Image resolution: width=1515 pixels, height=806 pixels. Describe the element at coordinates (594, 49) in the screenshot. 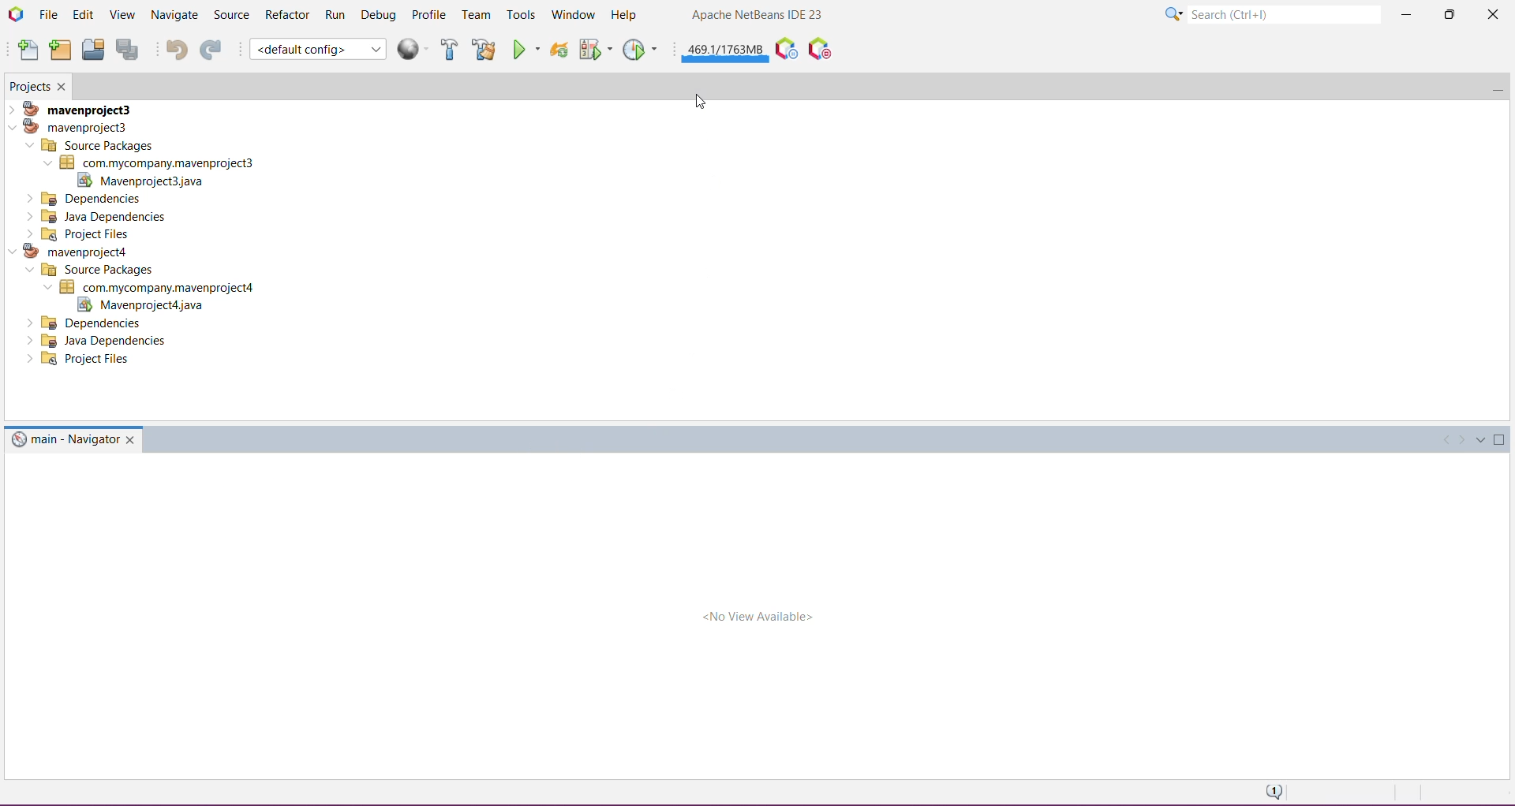

I see `Debug Main Project` at that location.